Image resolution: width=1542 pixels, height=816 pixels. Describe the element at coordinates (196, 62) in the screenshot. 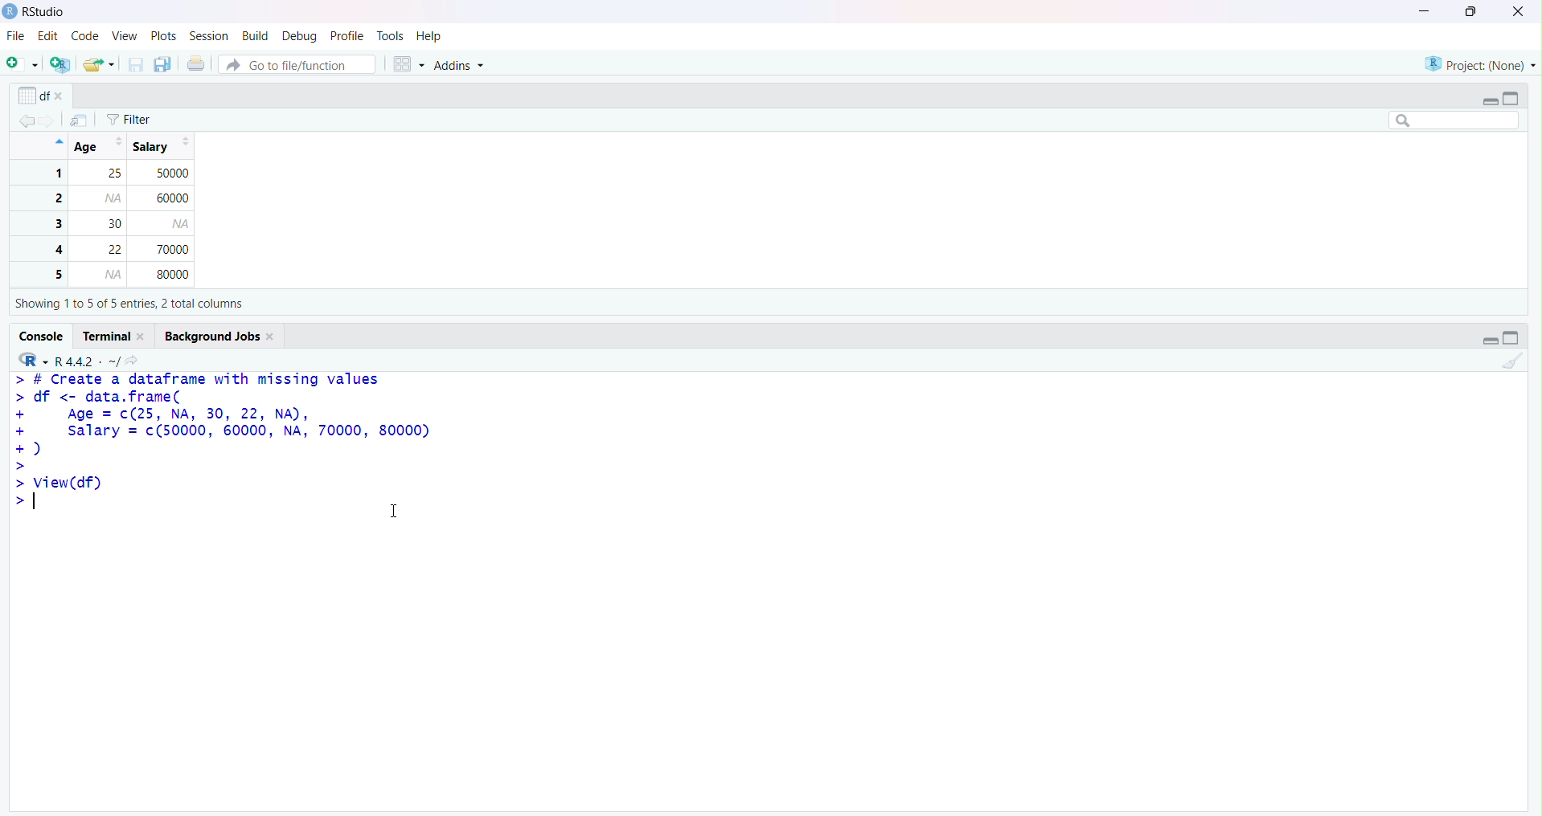

I see `Print the current file` at that location.